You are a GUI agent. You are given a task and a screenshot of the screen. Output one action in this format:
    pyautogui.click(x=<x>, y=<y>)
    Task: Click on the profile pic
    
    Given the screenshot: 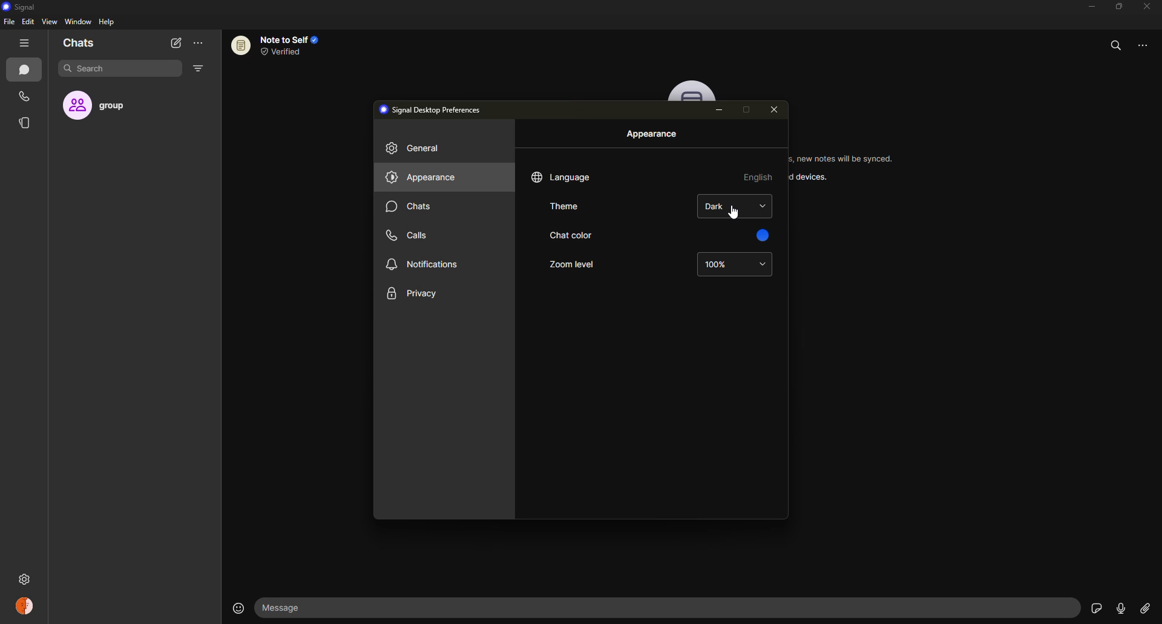 What is the action you would take?
    pyautogui.click(x=694, y=91)
    